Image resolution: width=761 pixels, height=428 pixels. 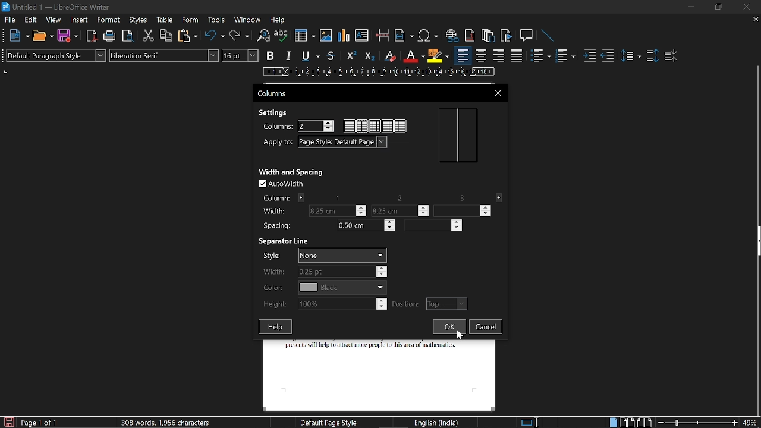 What do you see at coordinates (281, 35) in the screenshot?
I see `Spell check` at bounding box center [281, 35].